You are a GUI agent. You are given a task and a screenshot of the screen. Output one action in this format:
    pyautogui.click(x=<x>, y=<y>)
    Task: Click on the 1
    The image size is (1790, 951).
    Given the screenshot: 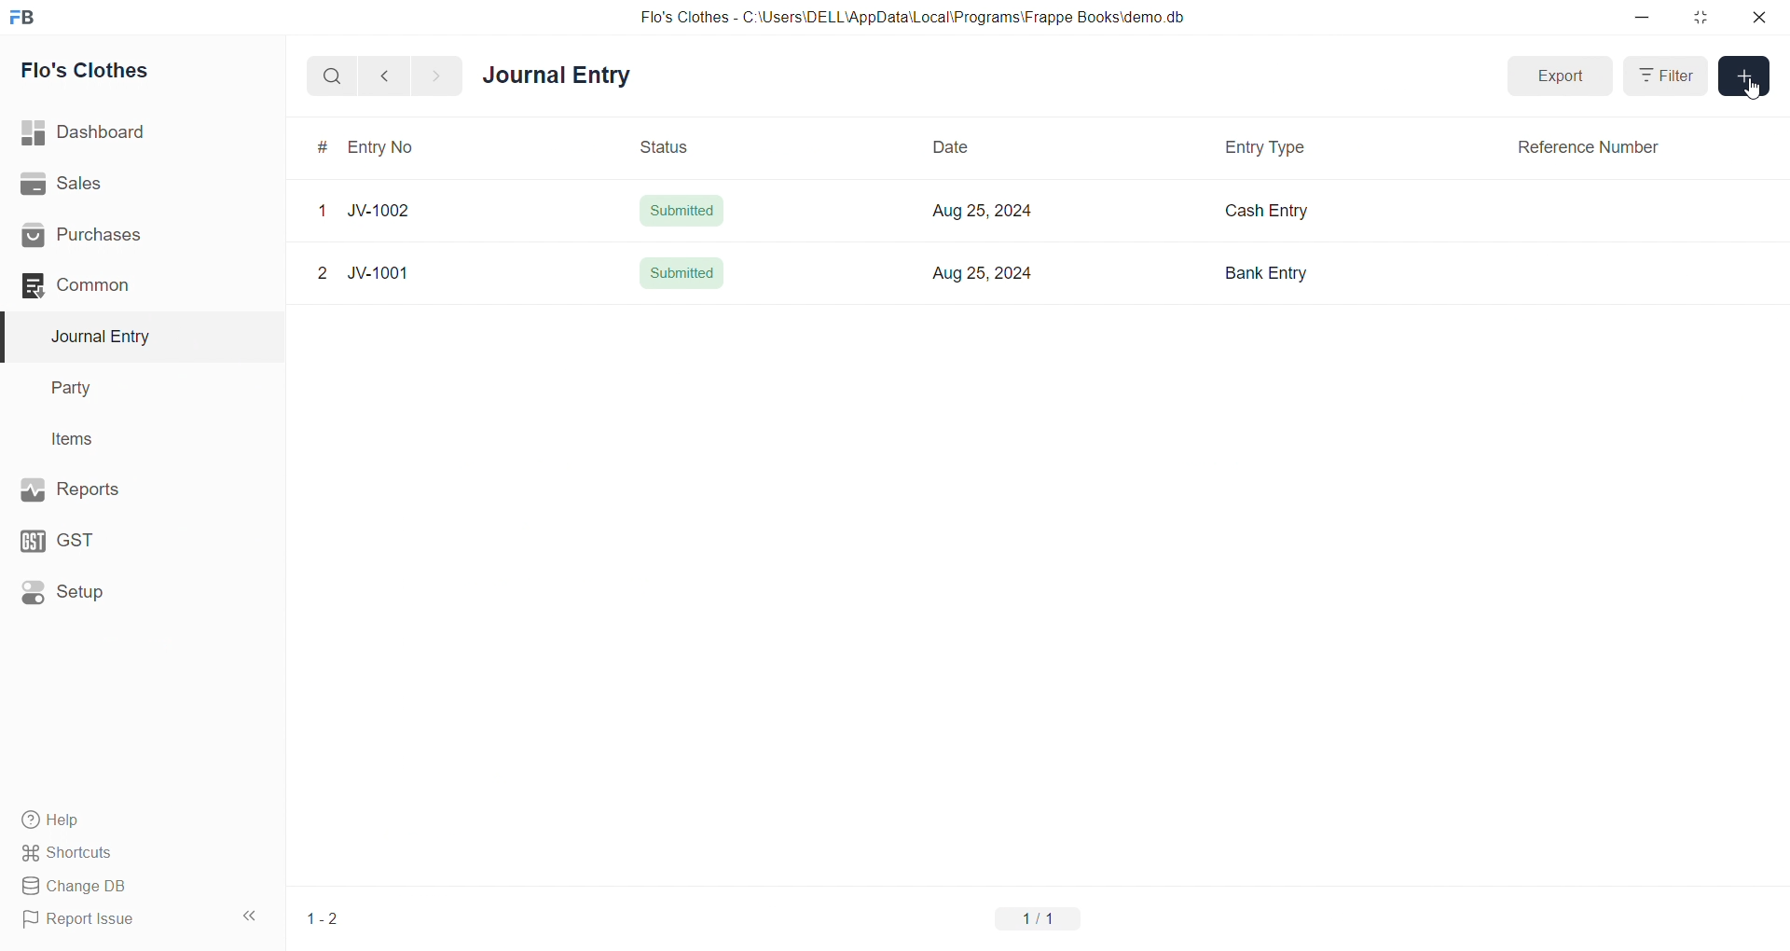 What is the action you would take?
    pyautogui.click(x=321, y=212)
    